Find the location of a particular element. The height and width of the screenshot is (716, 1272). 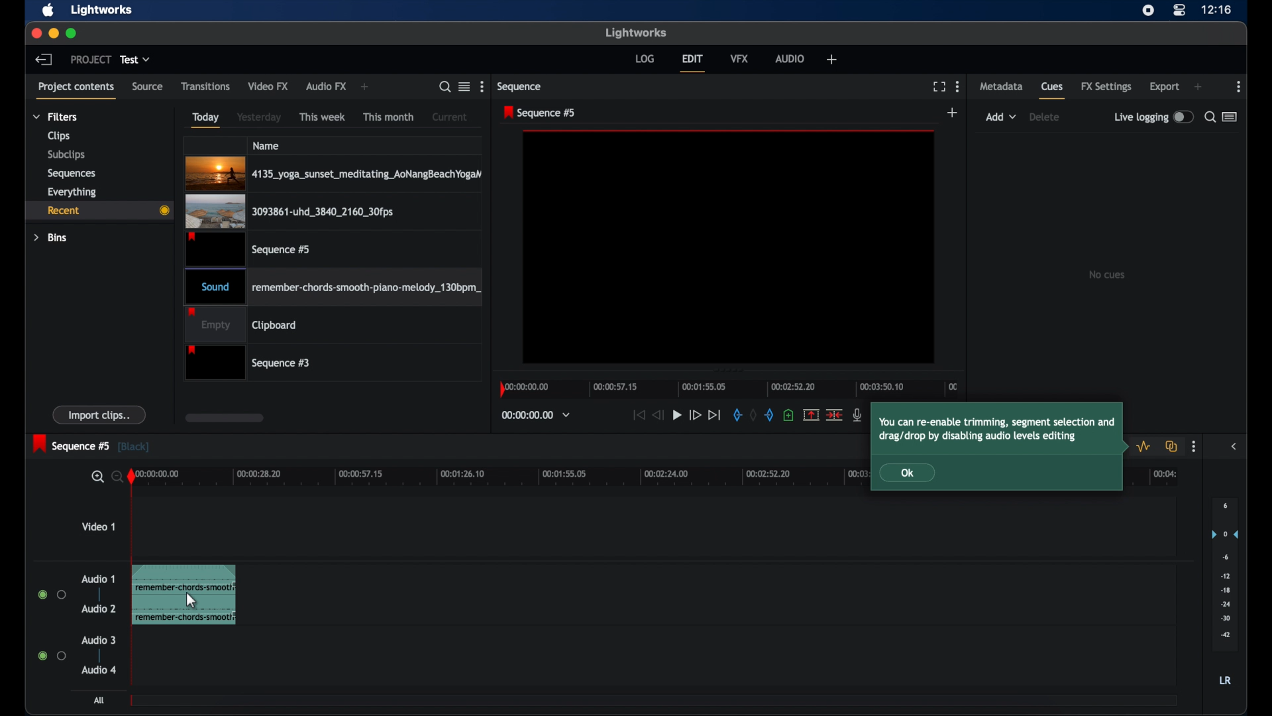

lightworks is located at coordinates (102, 10).